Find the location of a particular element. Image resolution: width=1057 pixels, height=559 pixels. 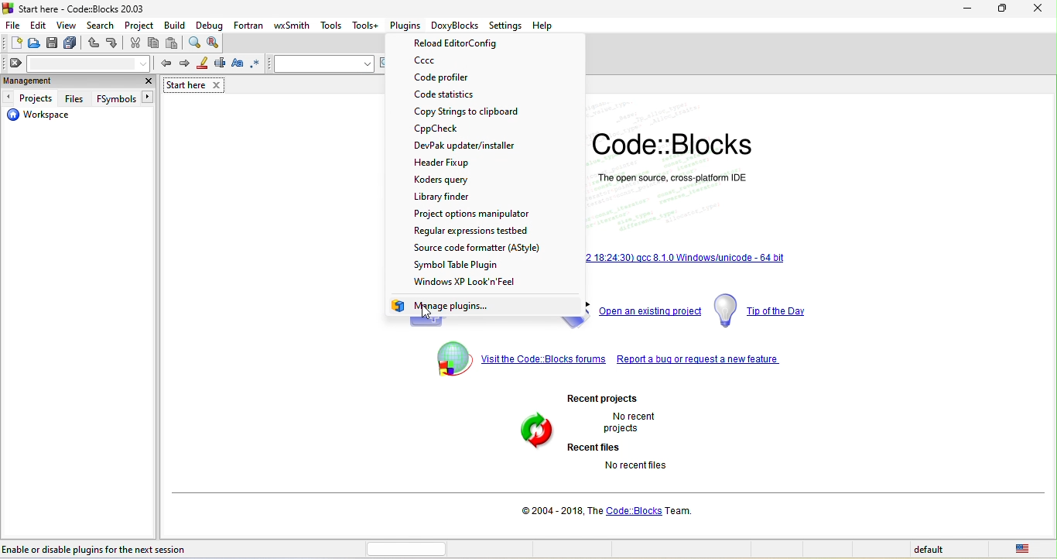

minimize is located at coordinates (1002, 11).